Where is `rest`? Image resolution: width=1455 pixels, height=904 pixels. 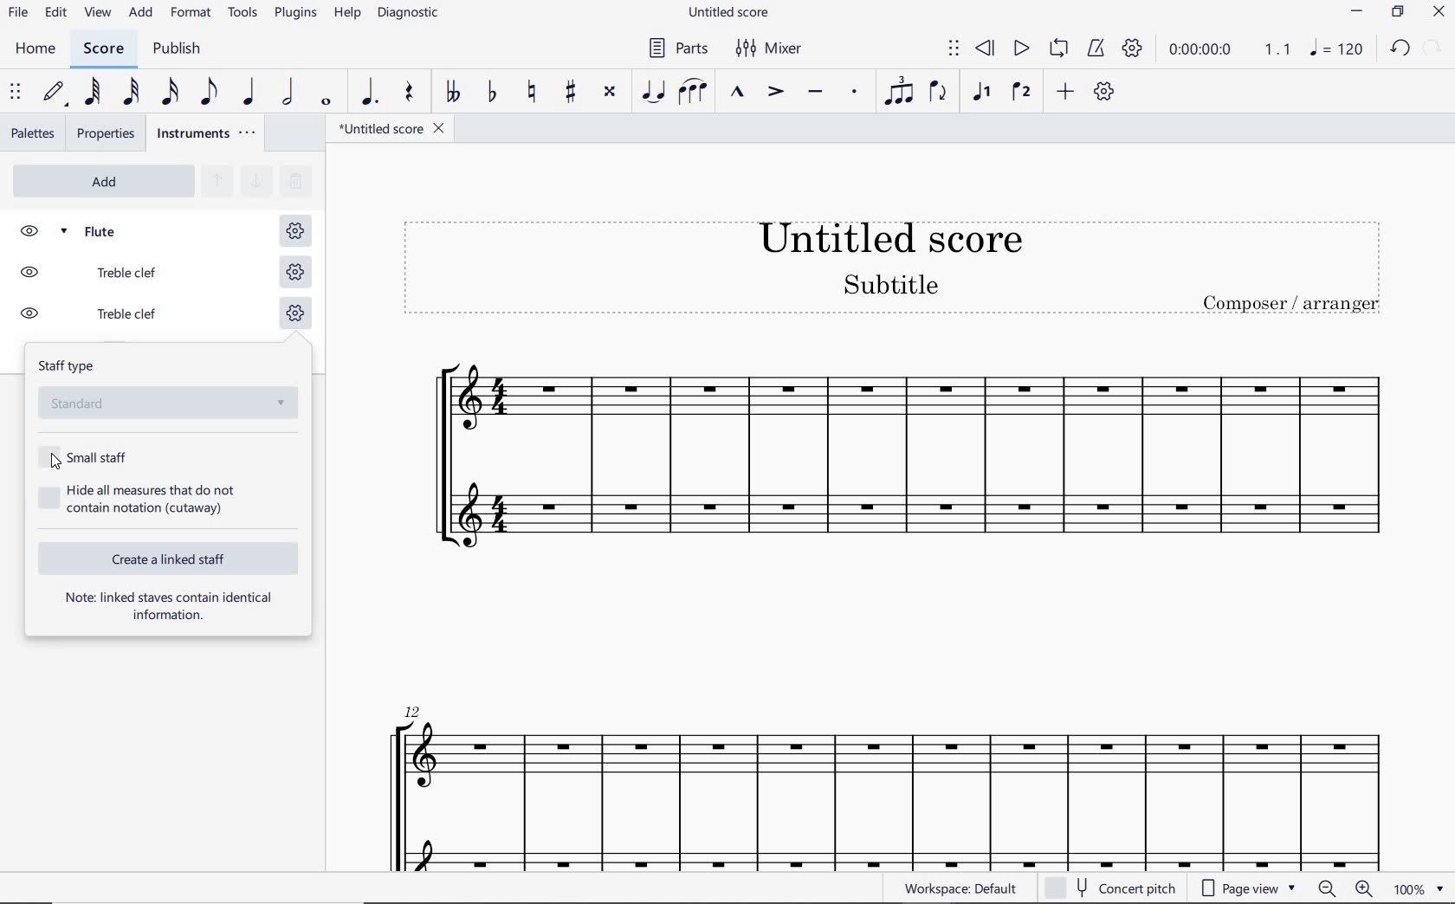
rest is located at coordinates (407, 95).